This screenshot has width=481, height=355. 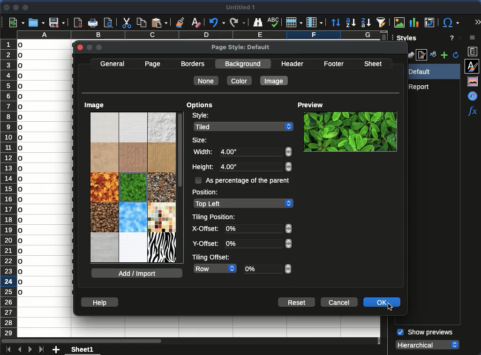 I want to click on add, so click(x=57, y=350).